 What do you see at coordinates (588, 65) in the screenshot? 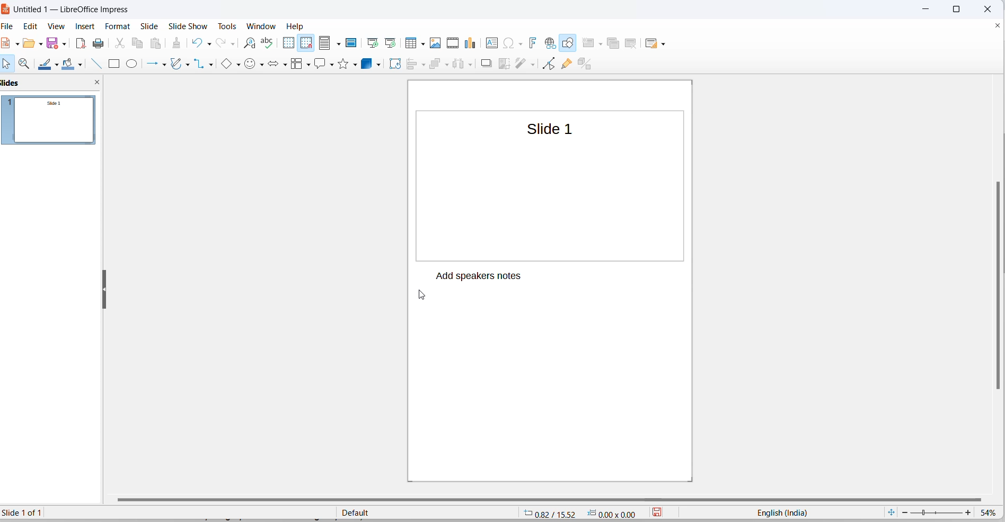
I see `toggle extrusion` at bounding box center [588, 65].